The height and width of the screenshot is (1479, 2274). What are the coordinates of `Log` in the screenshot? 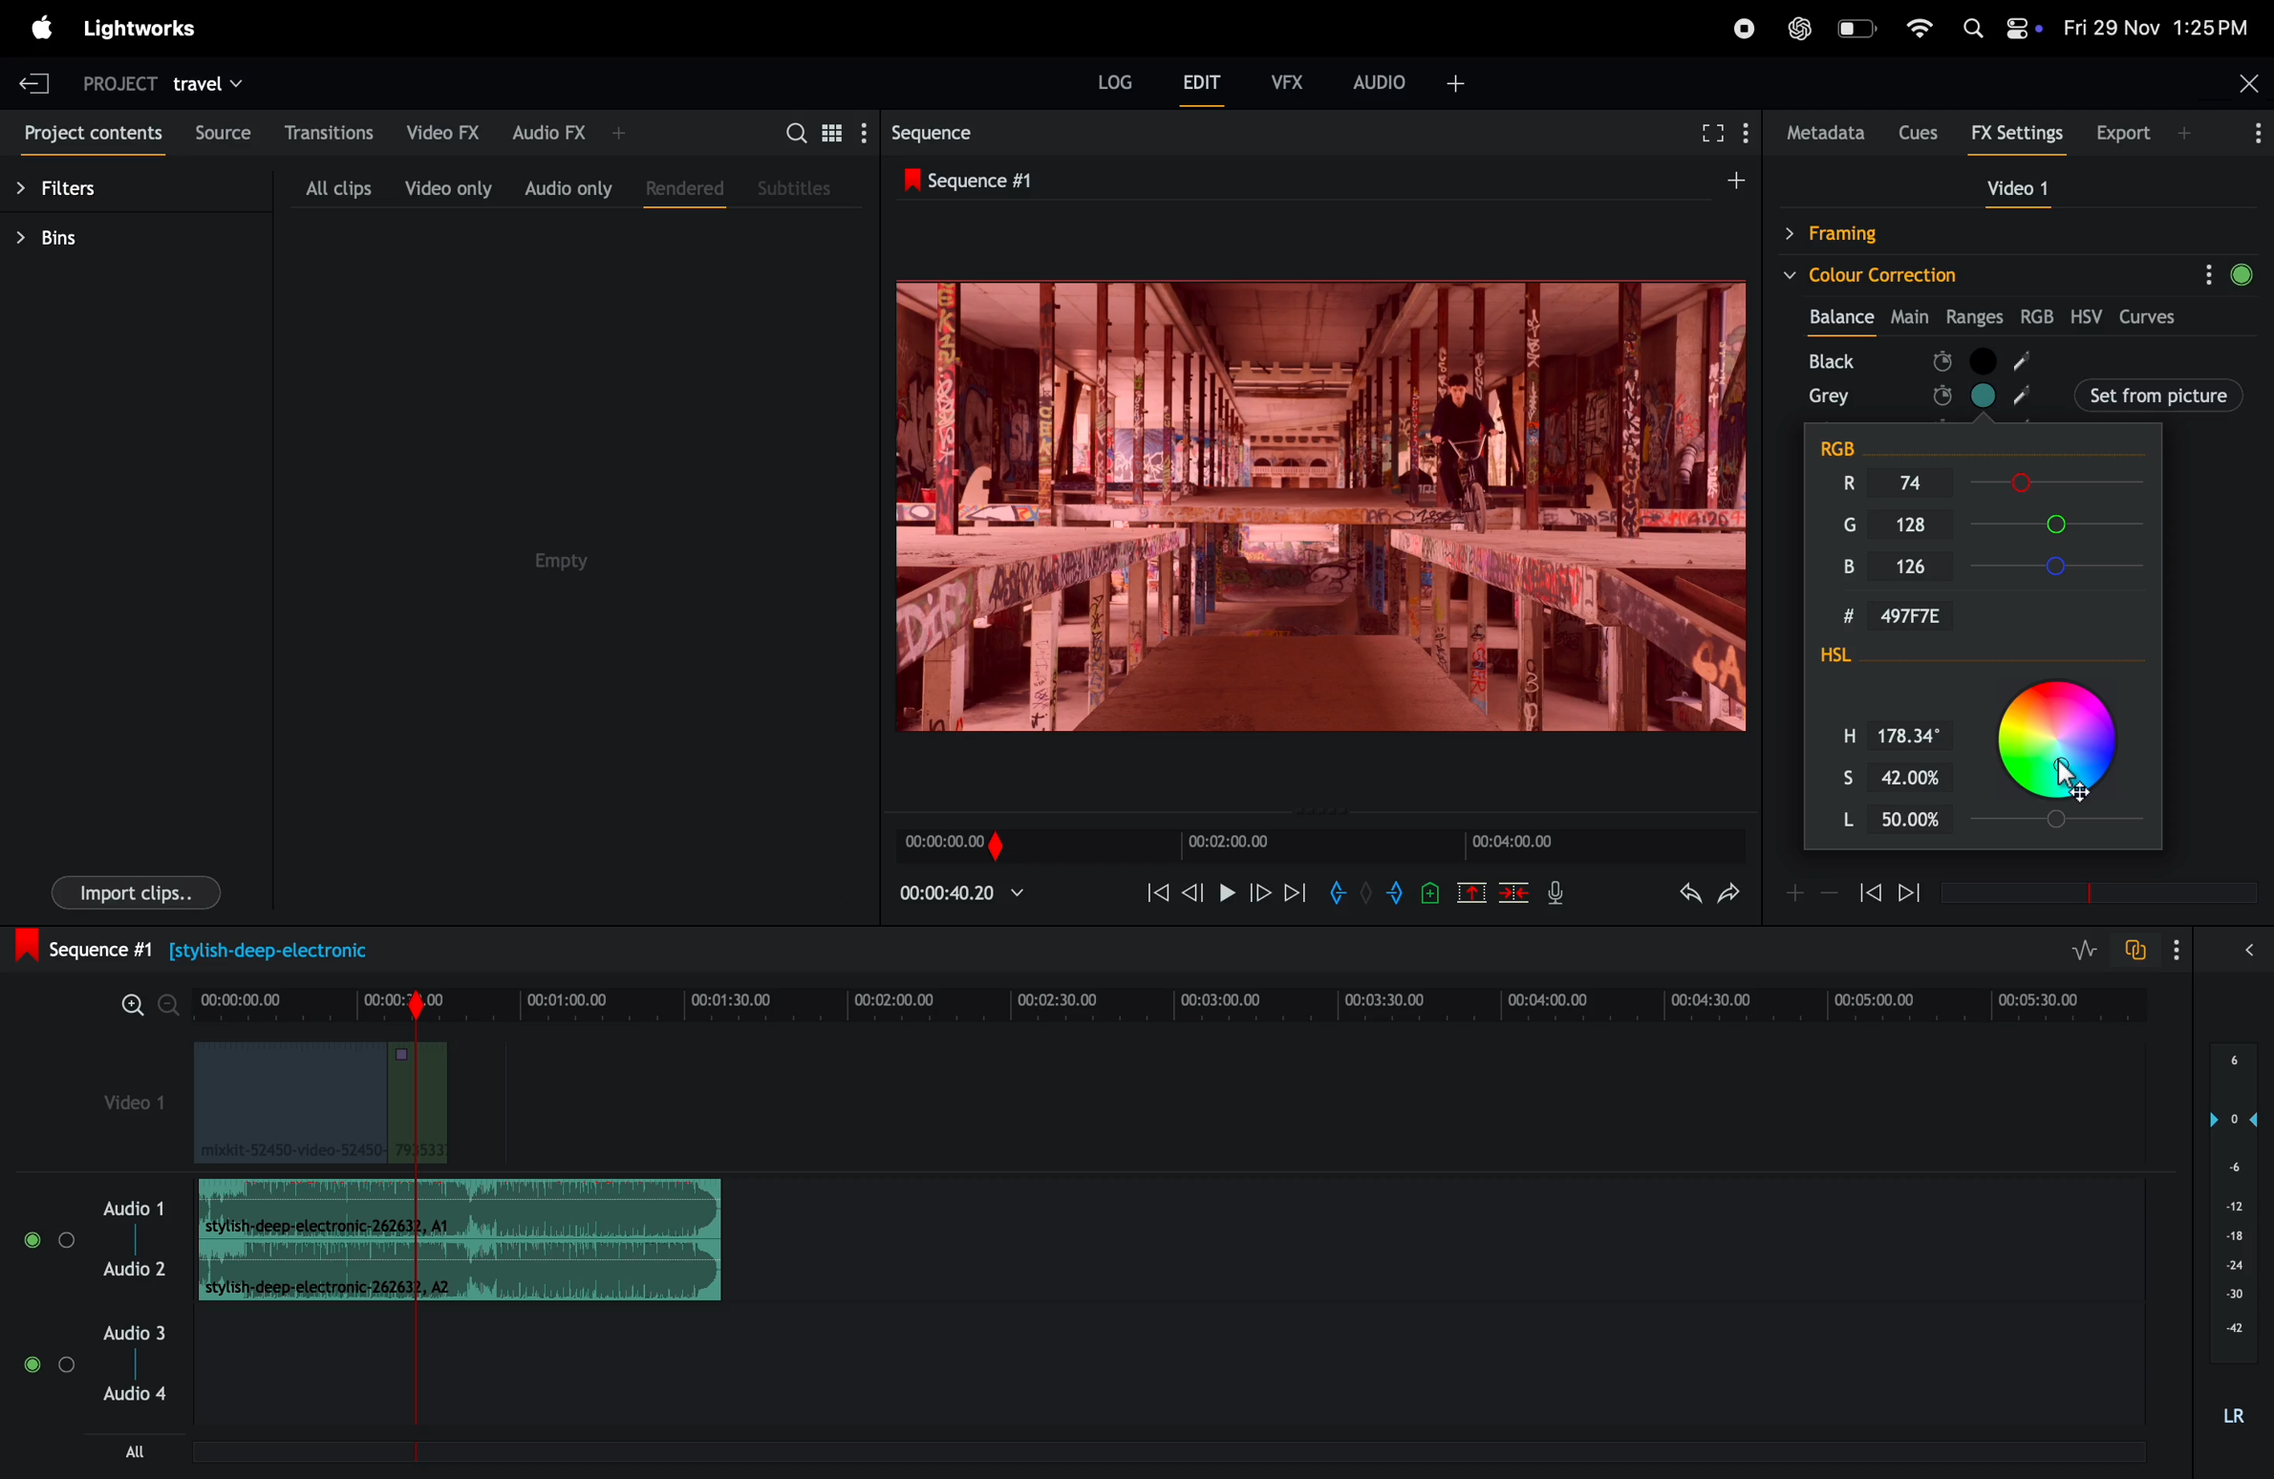 It's located at (1115, 81).